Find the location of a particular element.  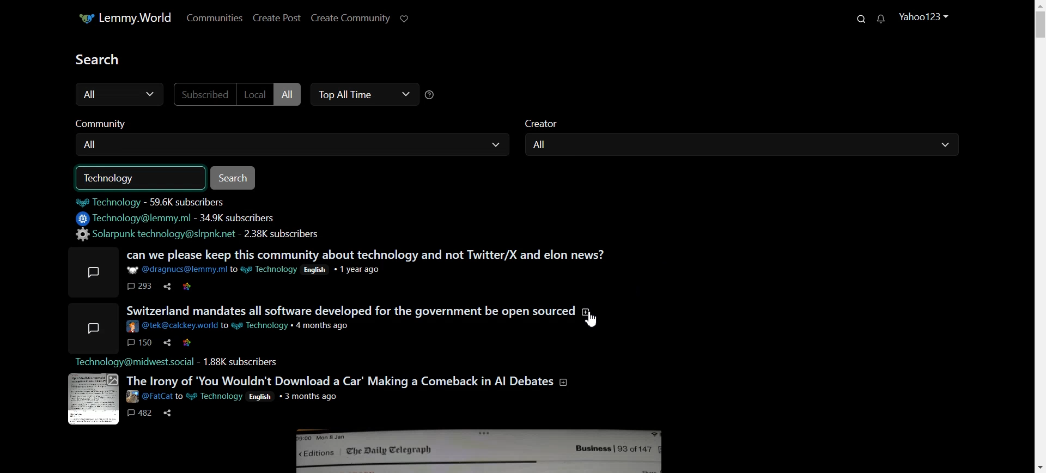

share is located at coordinates (168, 287).